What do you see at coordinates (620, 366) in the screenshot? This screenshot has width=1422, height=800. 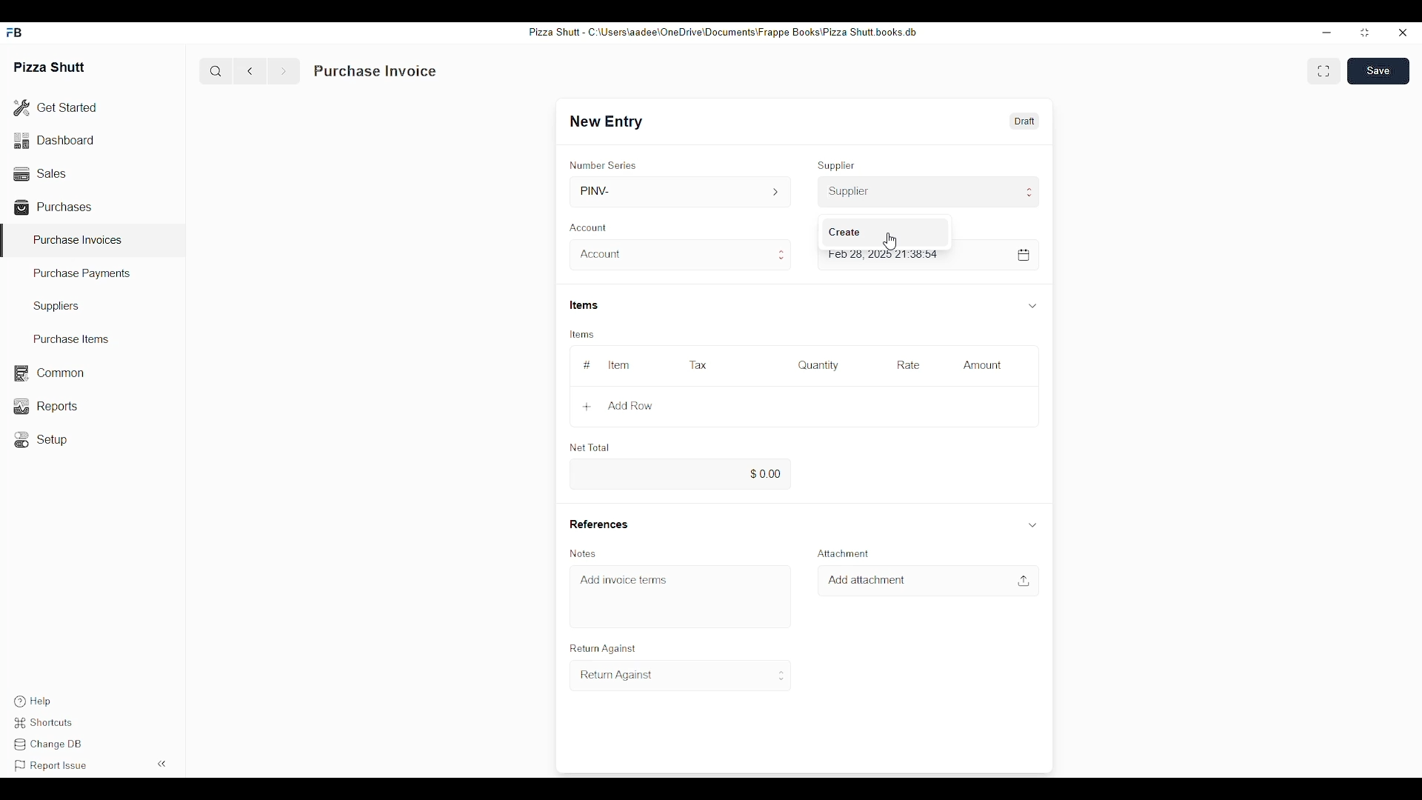 I see `Item` at bounding box center [620, 366].